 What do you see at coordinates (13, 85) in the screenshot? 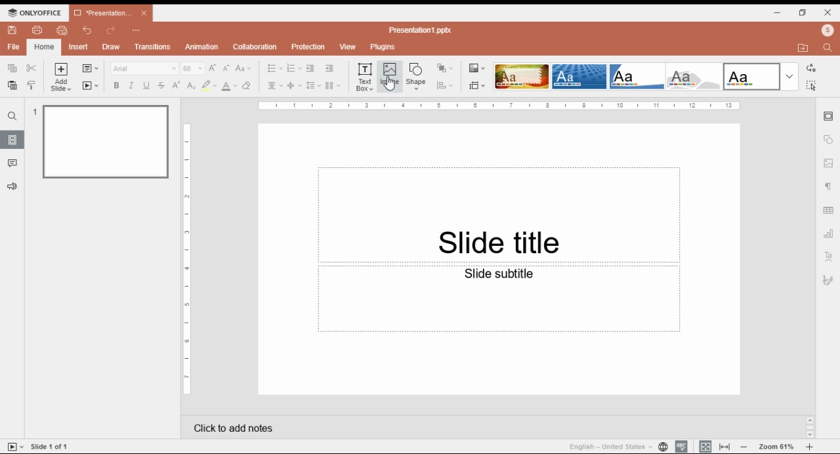
I see `paste` at bounding box center [13, 85].